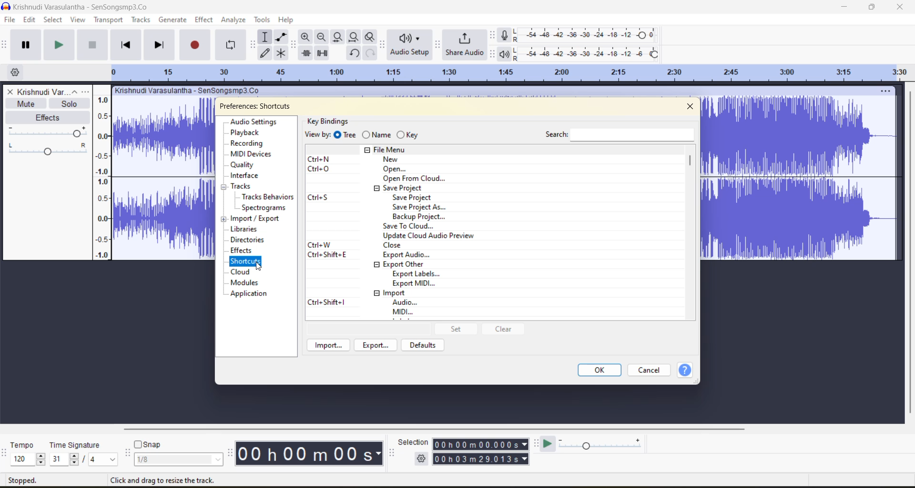 This screenshot has width=915, height=488. Describe the element at coordinates (55, 92) in the screenshot. I see `file name` at that location.